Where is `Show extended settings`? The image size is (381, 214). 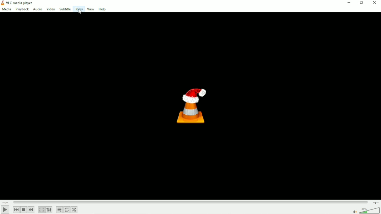
Show extended settings is located at coordinates (50, 210).